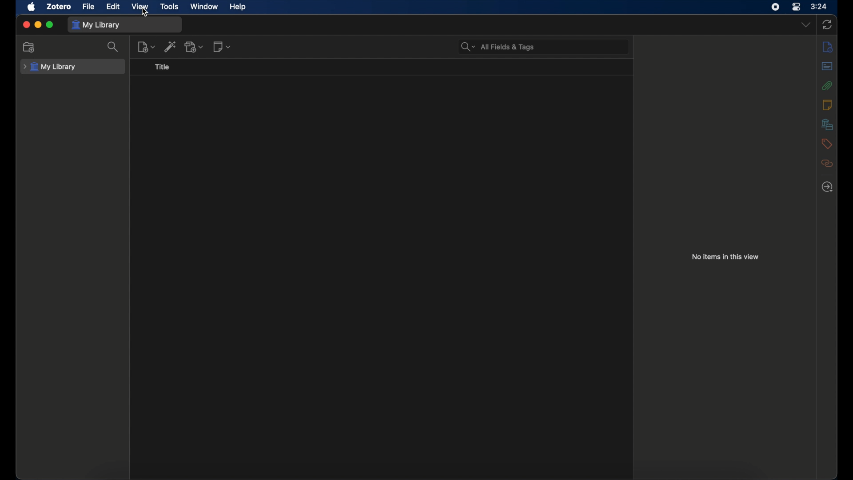 This screenshot has width=853, height=480. Describe the element at coordinates (827, 66) in the screenshot. I see `abstract` at that location.